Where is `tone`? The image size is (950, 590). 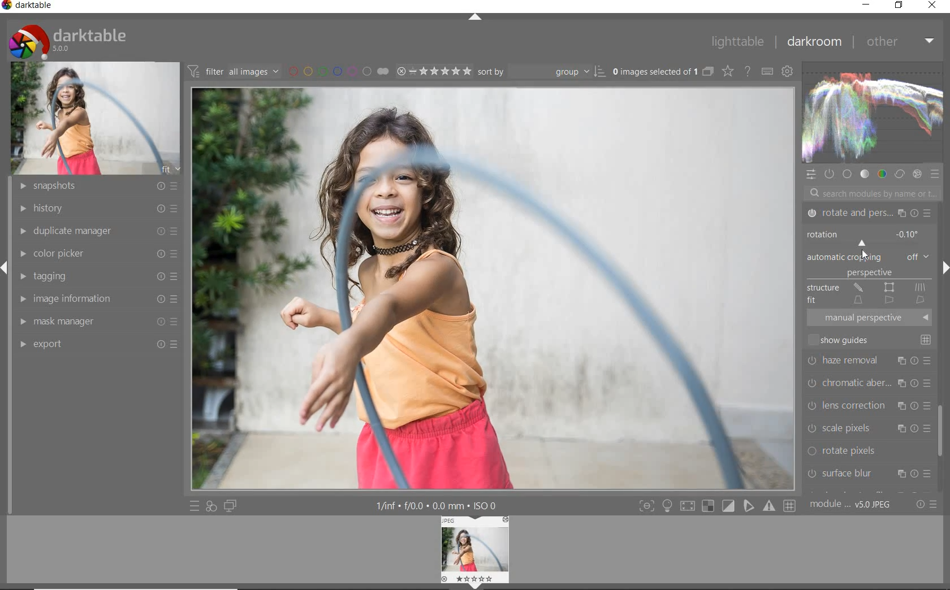
tone is located at coordinates (864, 174).